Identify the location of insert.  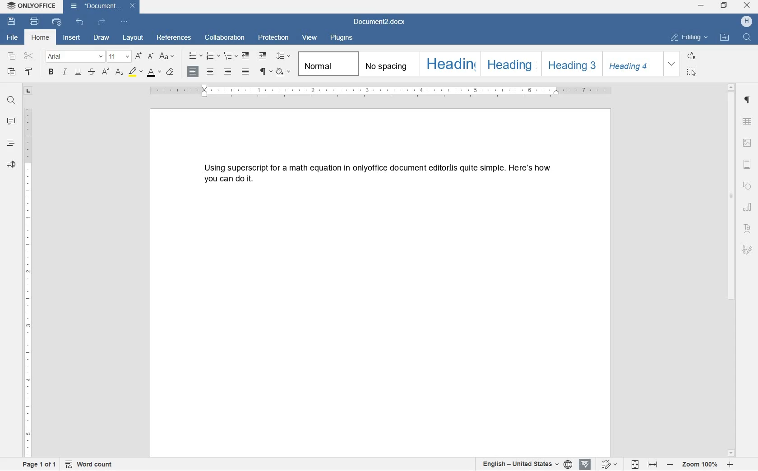
(73, 37).